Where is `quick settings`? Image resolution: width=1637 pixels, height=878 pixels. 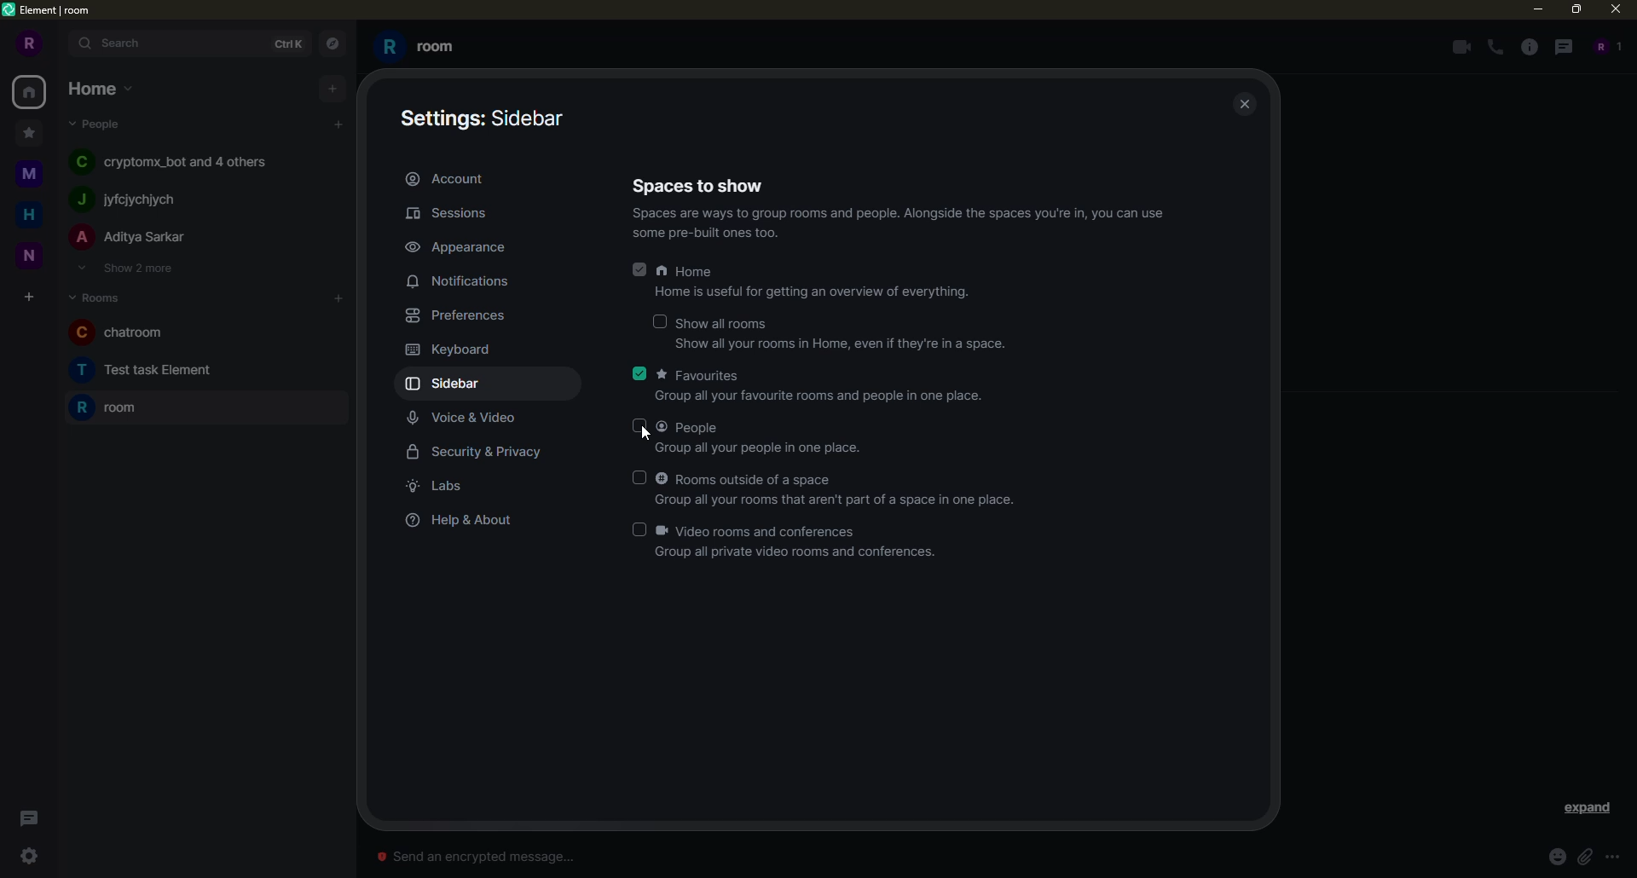
quick settings is located at coordinates (32, 857).